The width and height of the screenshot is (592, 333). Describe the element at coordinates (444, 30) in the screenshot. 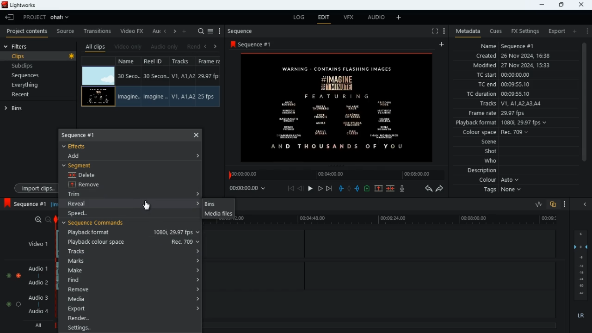

I see `menu` at that location.